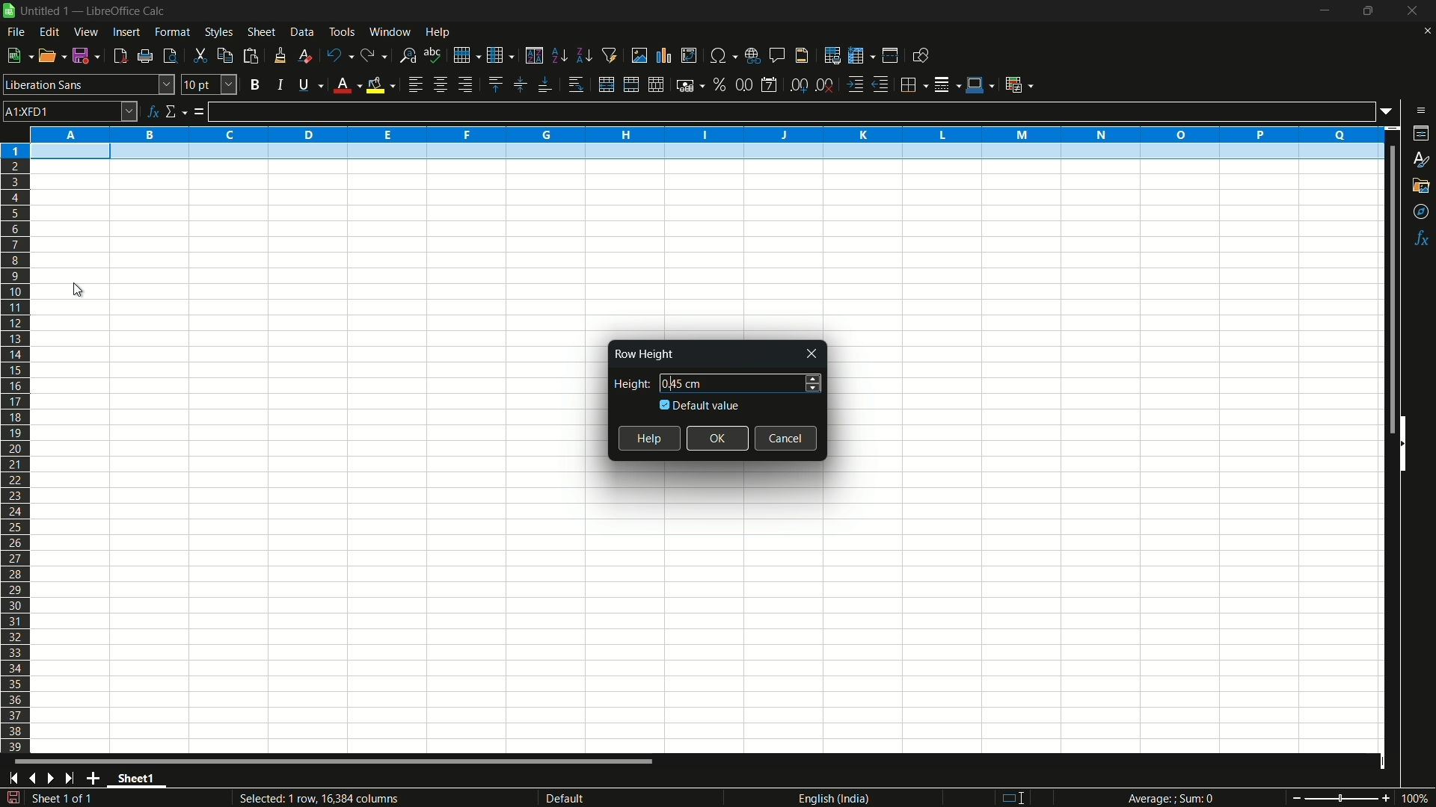 The image size is (1436, 807). I want to click on print area, so click(832, 55).